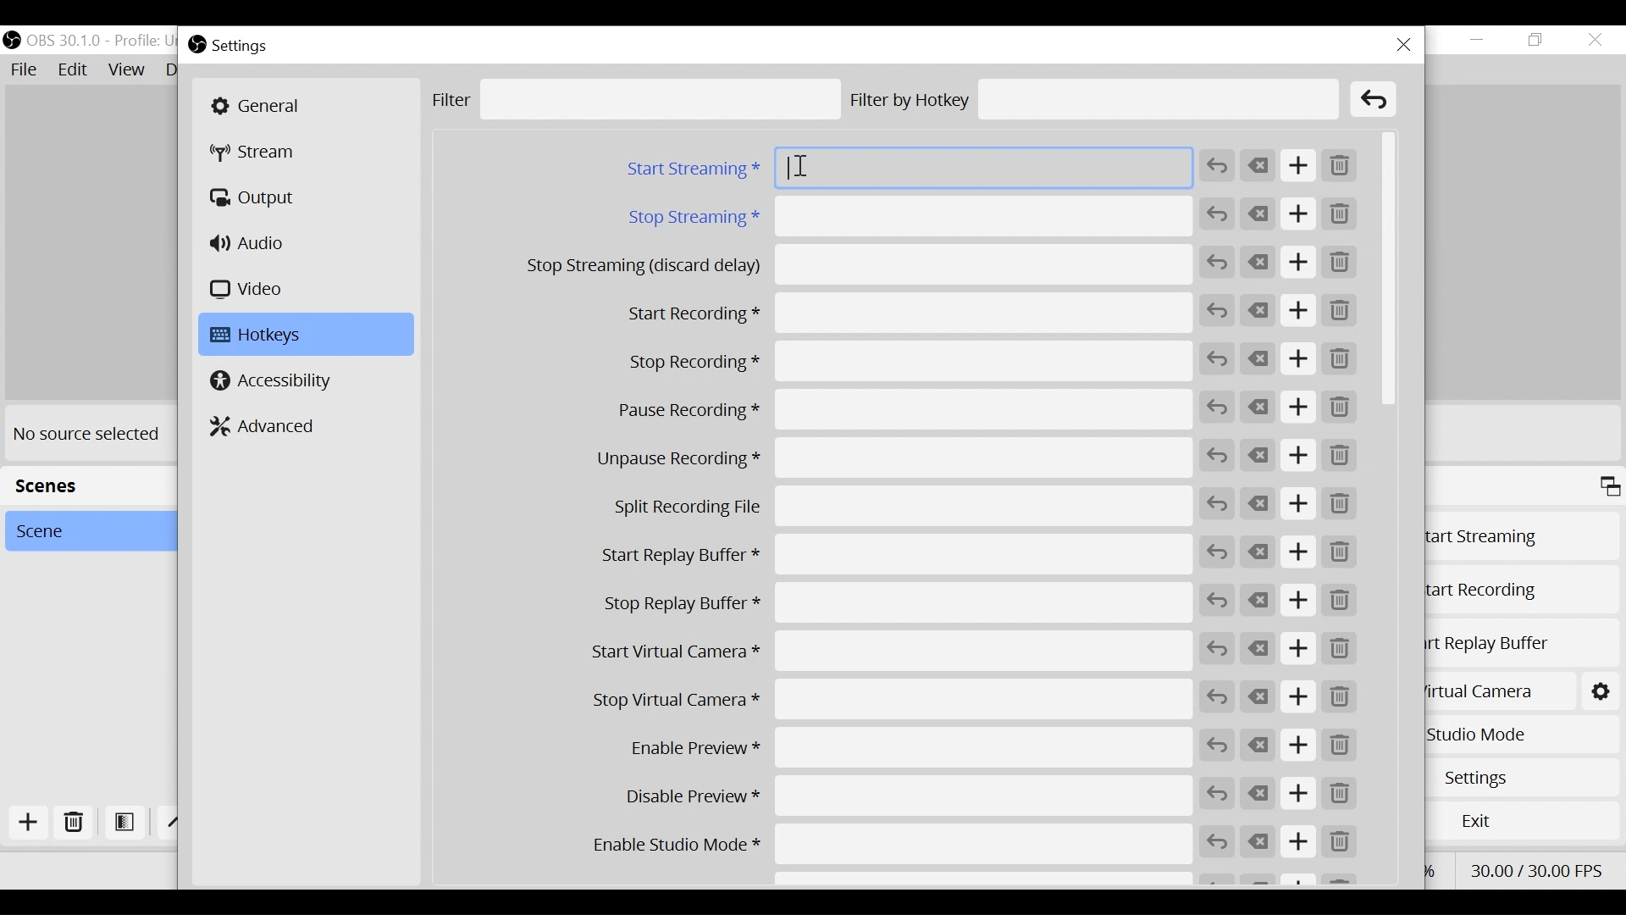 The width and height of the screenshot is (1626, 915). I want to click on Start Virtual Camera, so click(1493, 690).